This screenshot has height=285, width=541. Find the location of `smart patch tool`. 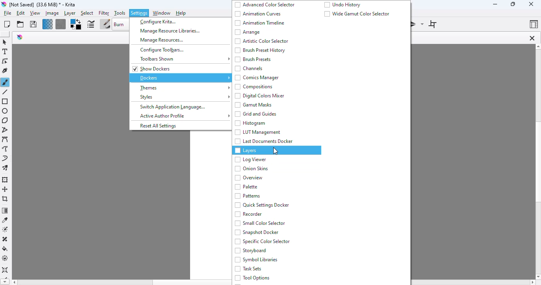

smart patch tool is located at coordinates (5, 239).